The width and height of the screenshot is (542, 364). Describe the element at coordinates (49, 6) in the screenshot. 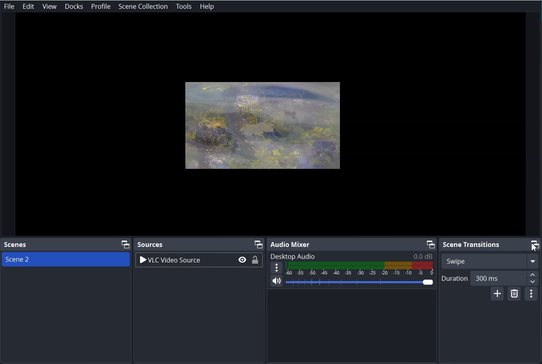

I see `View` at that location.